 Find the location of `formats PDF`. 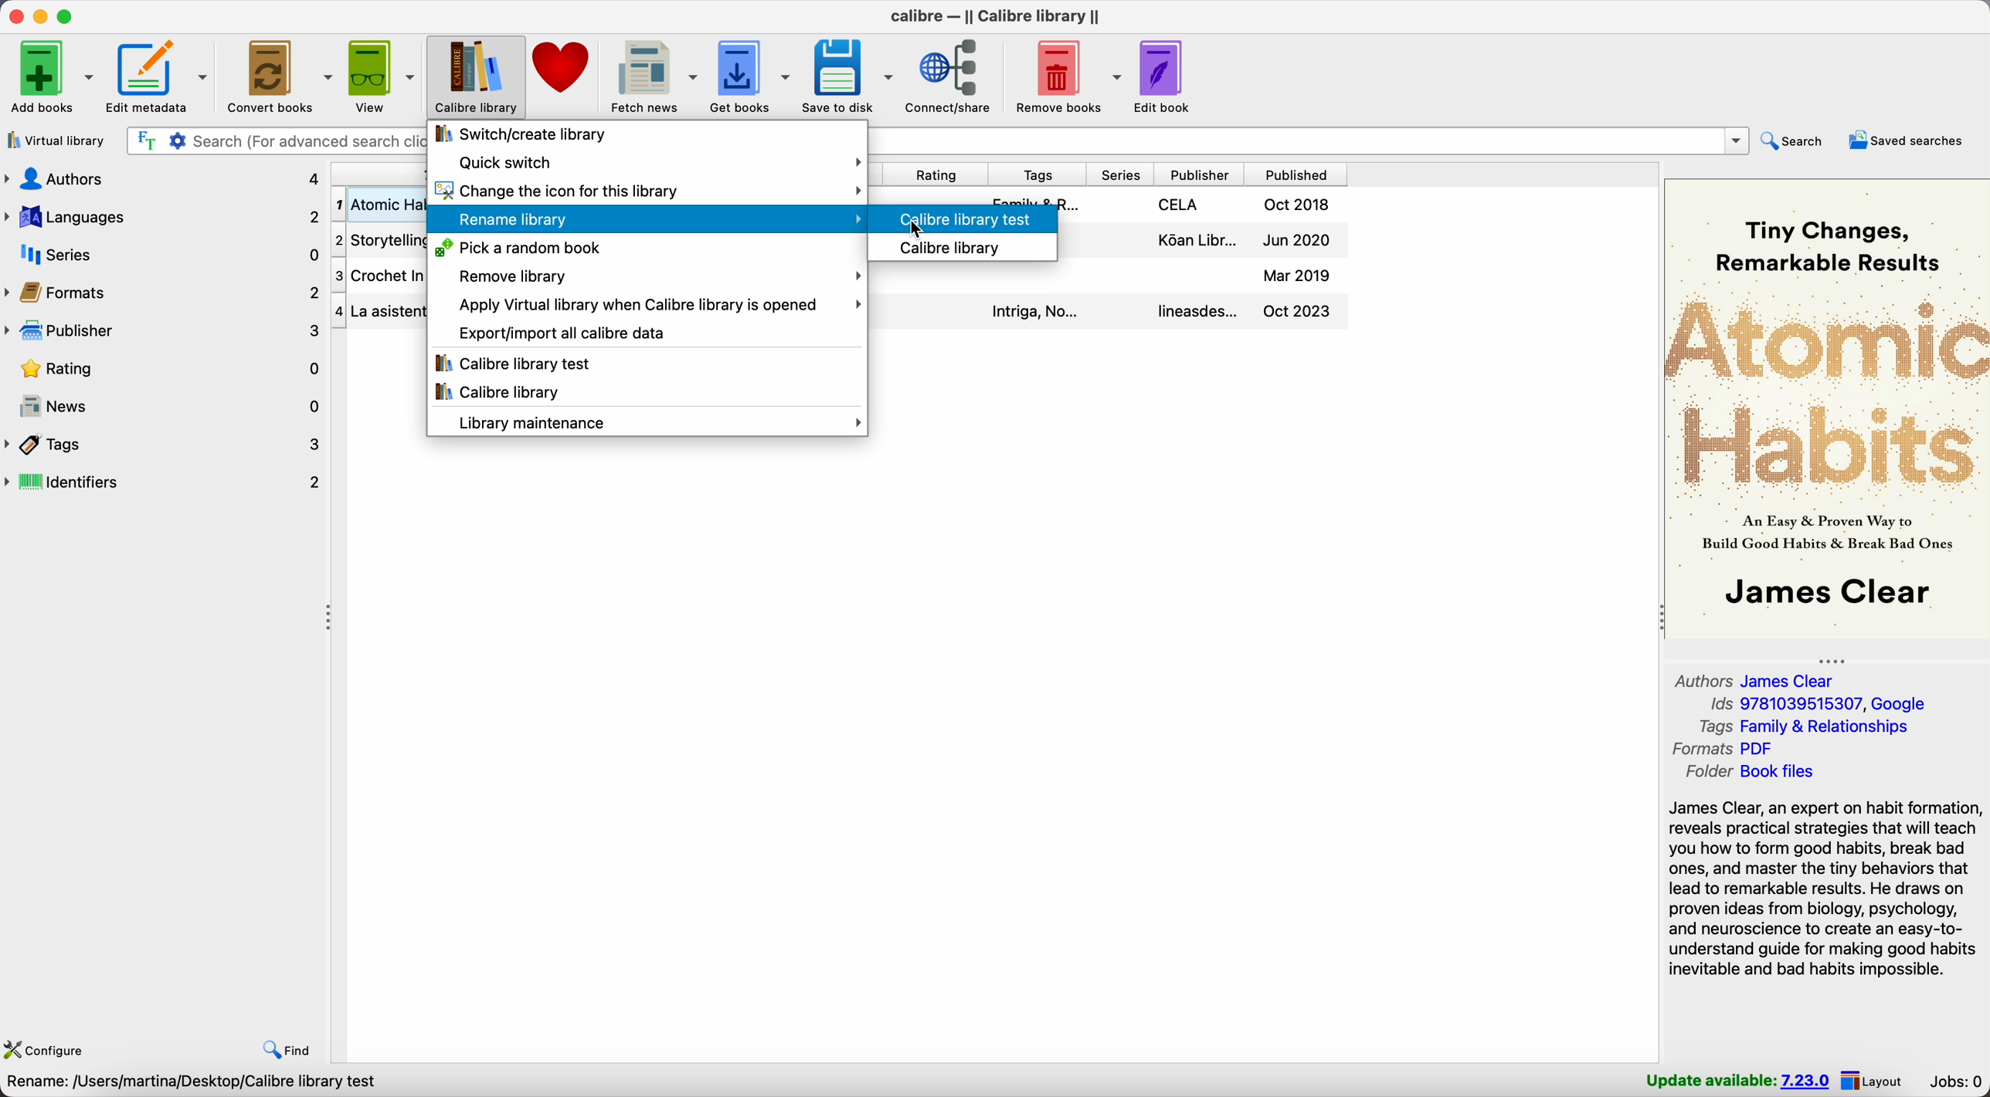

formats PDF is located at coordinates (1723, 749).